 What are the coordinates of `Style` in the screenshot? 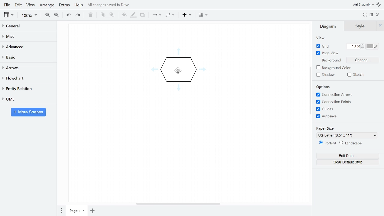 It's located at (360, 26).